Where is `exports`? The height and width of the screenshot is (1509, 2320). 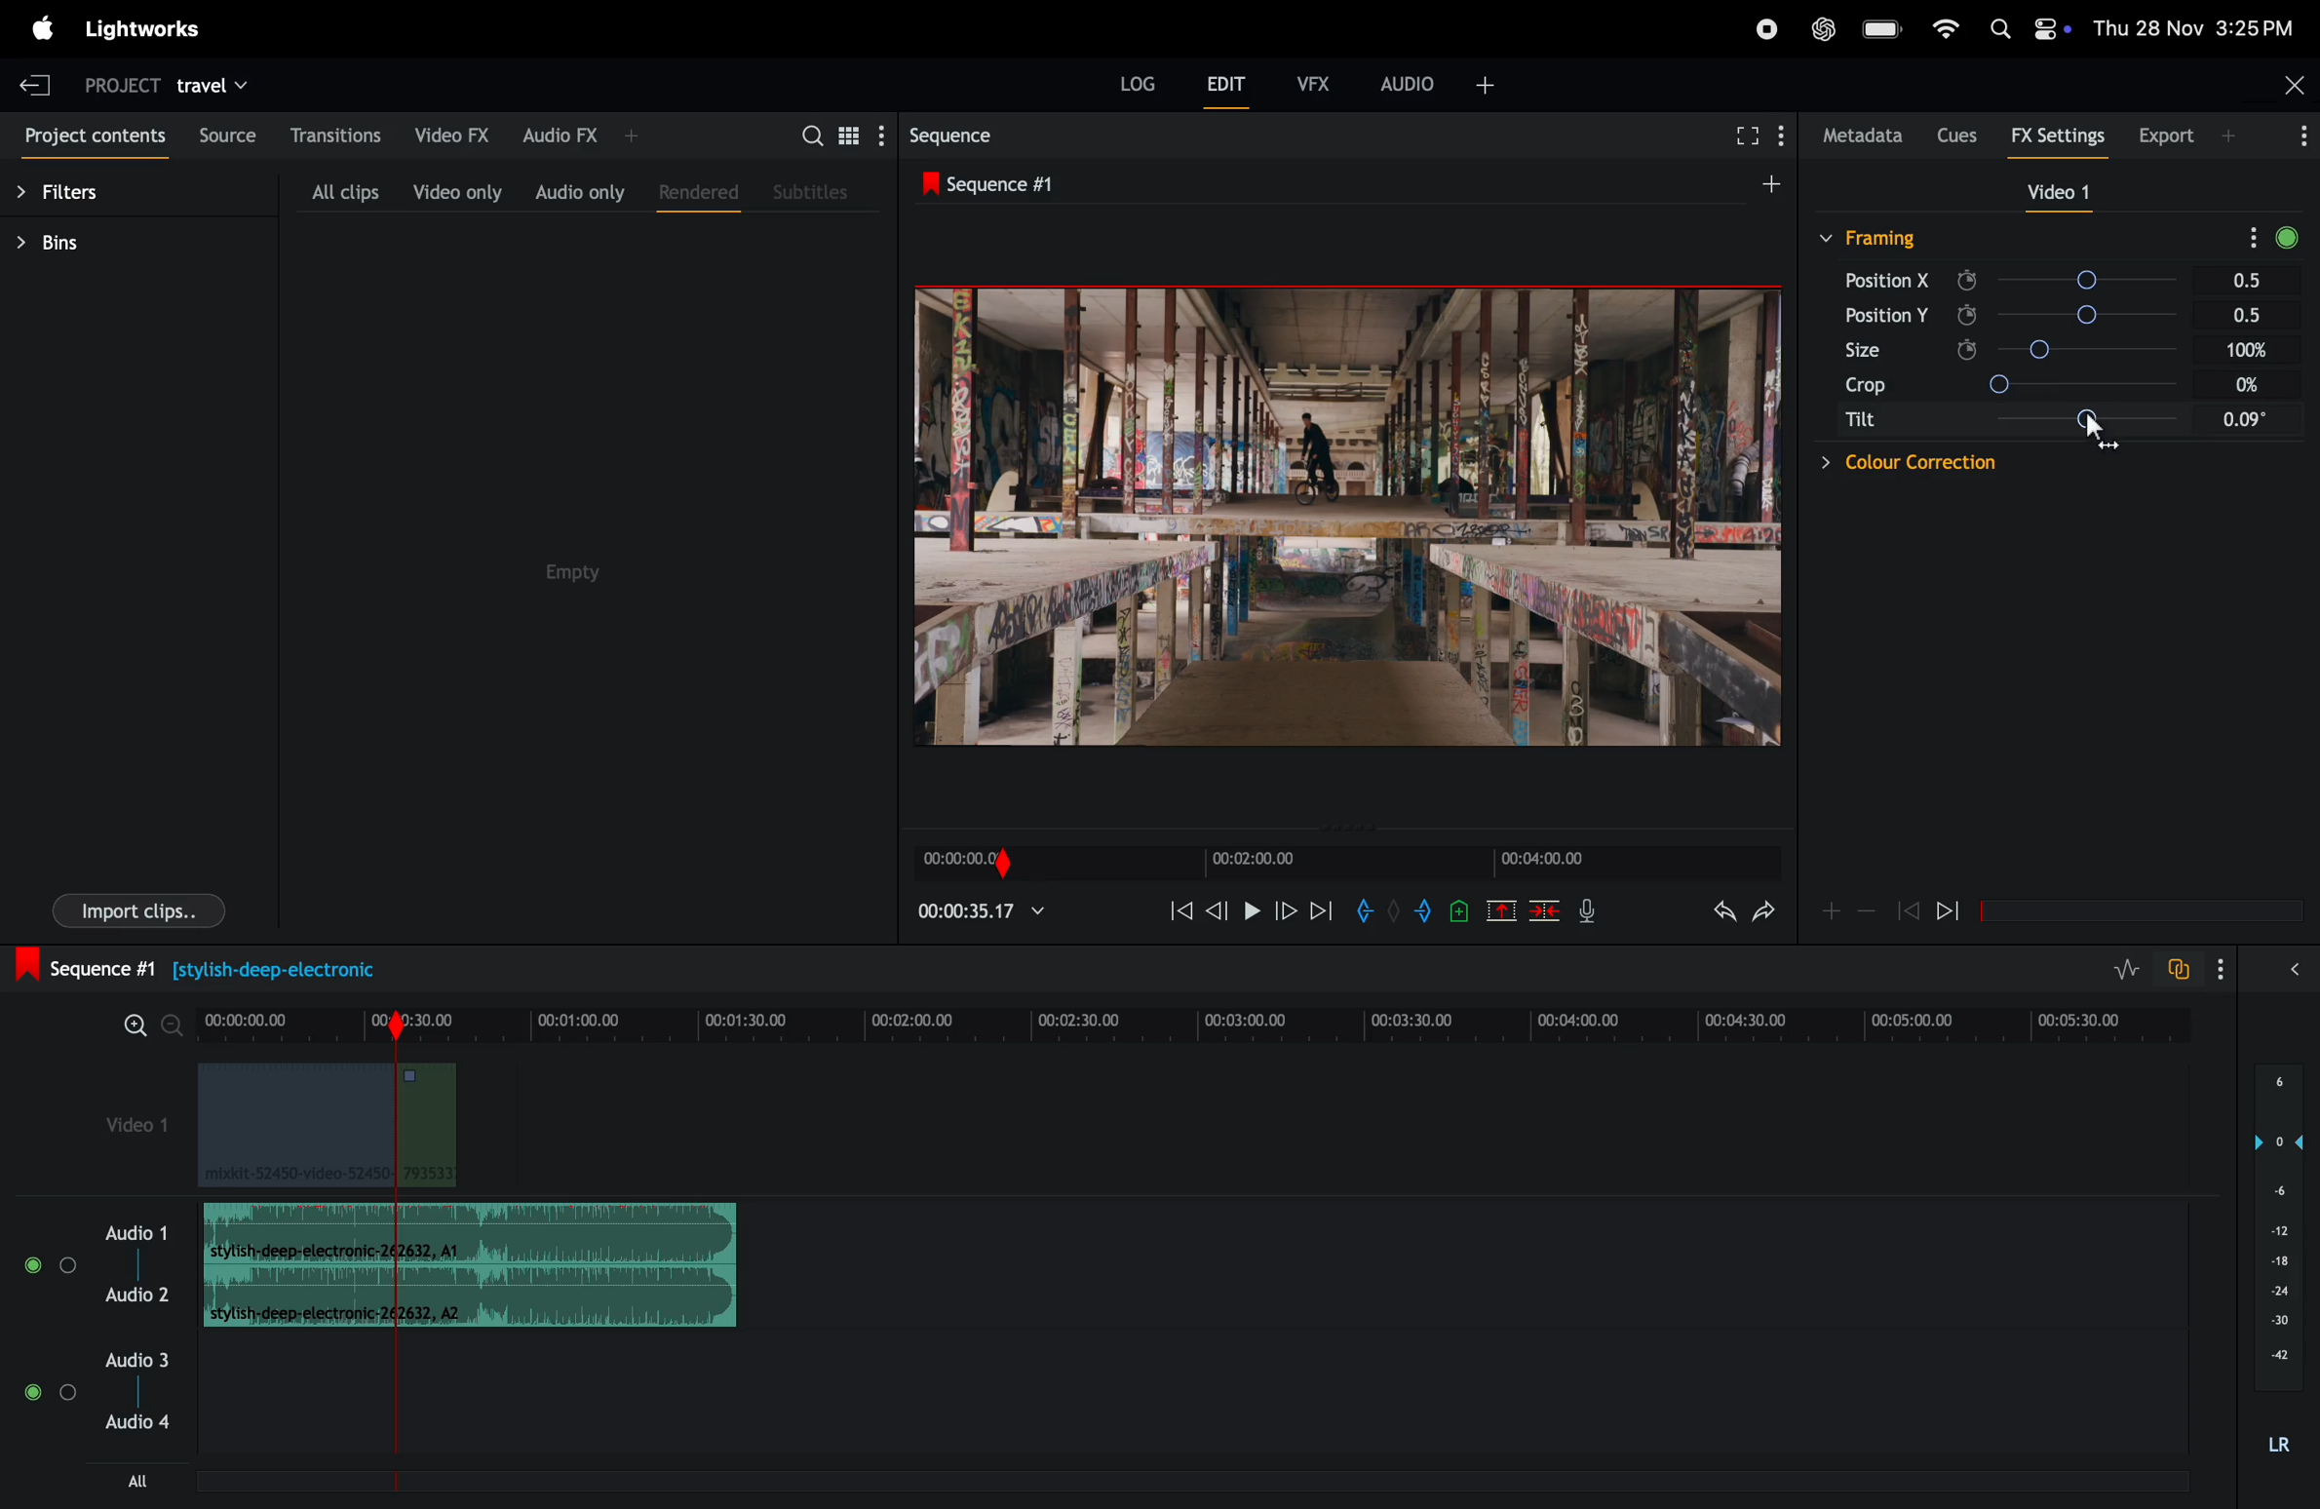 exports is located at coordinates (2162, 136).